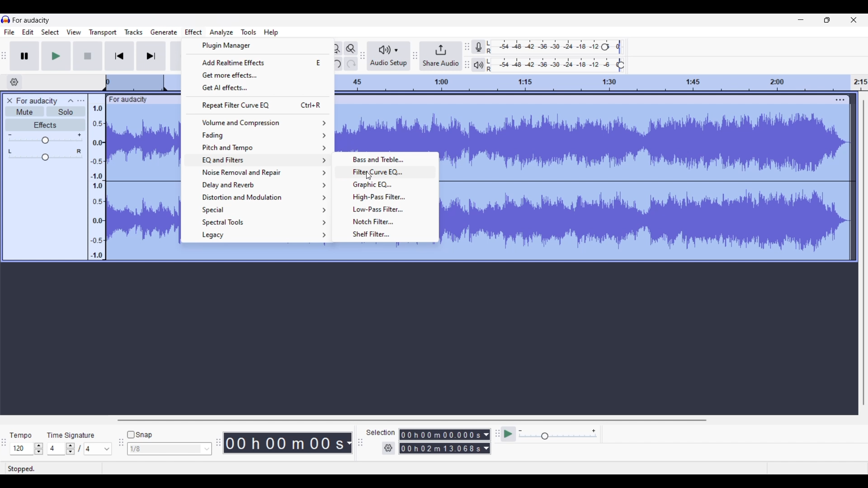  I want to click on Horizontal slide bar, so click(412, 420).